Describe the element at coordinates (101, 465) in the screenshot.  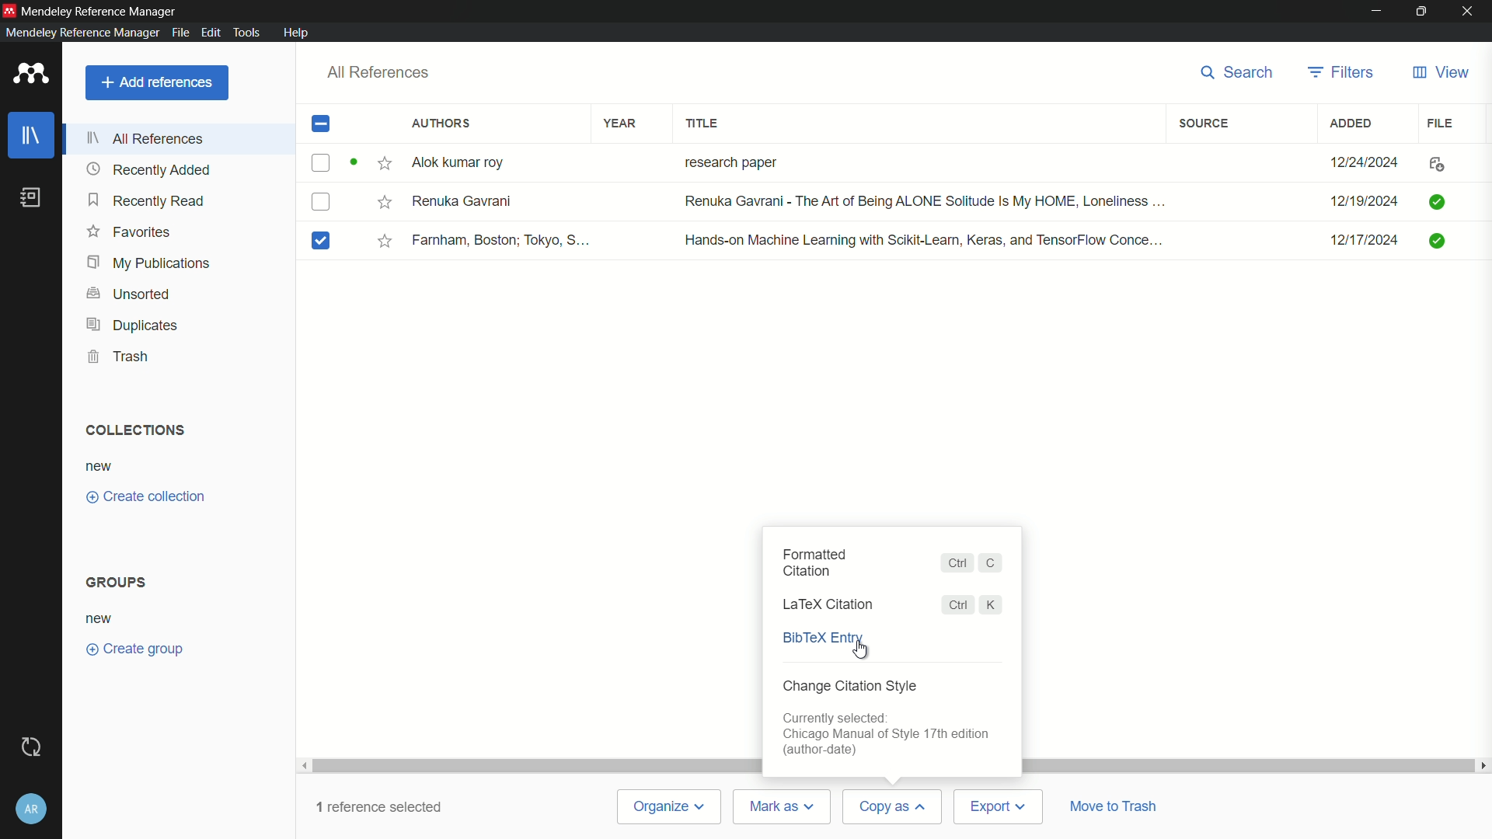
I see `new` at that location.